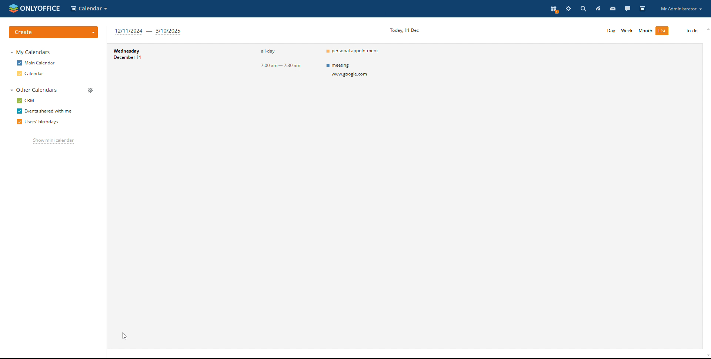  What do you see at coordinates (90, 91) in the screenshot?
I see `manage` at bounding box center [90, 91].